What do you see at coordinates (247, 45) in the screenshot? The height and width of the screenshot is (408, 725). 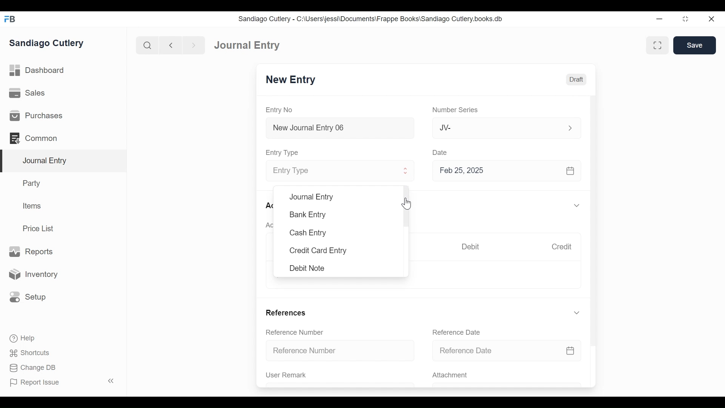 I see `Journal Entry` at bounding box center [247, 45].